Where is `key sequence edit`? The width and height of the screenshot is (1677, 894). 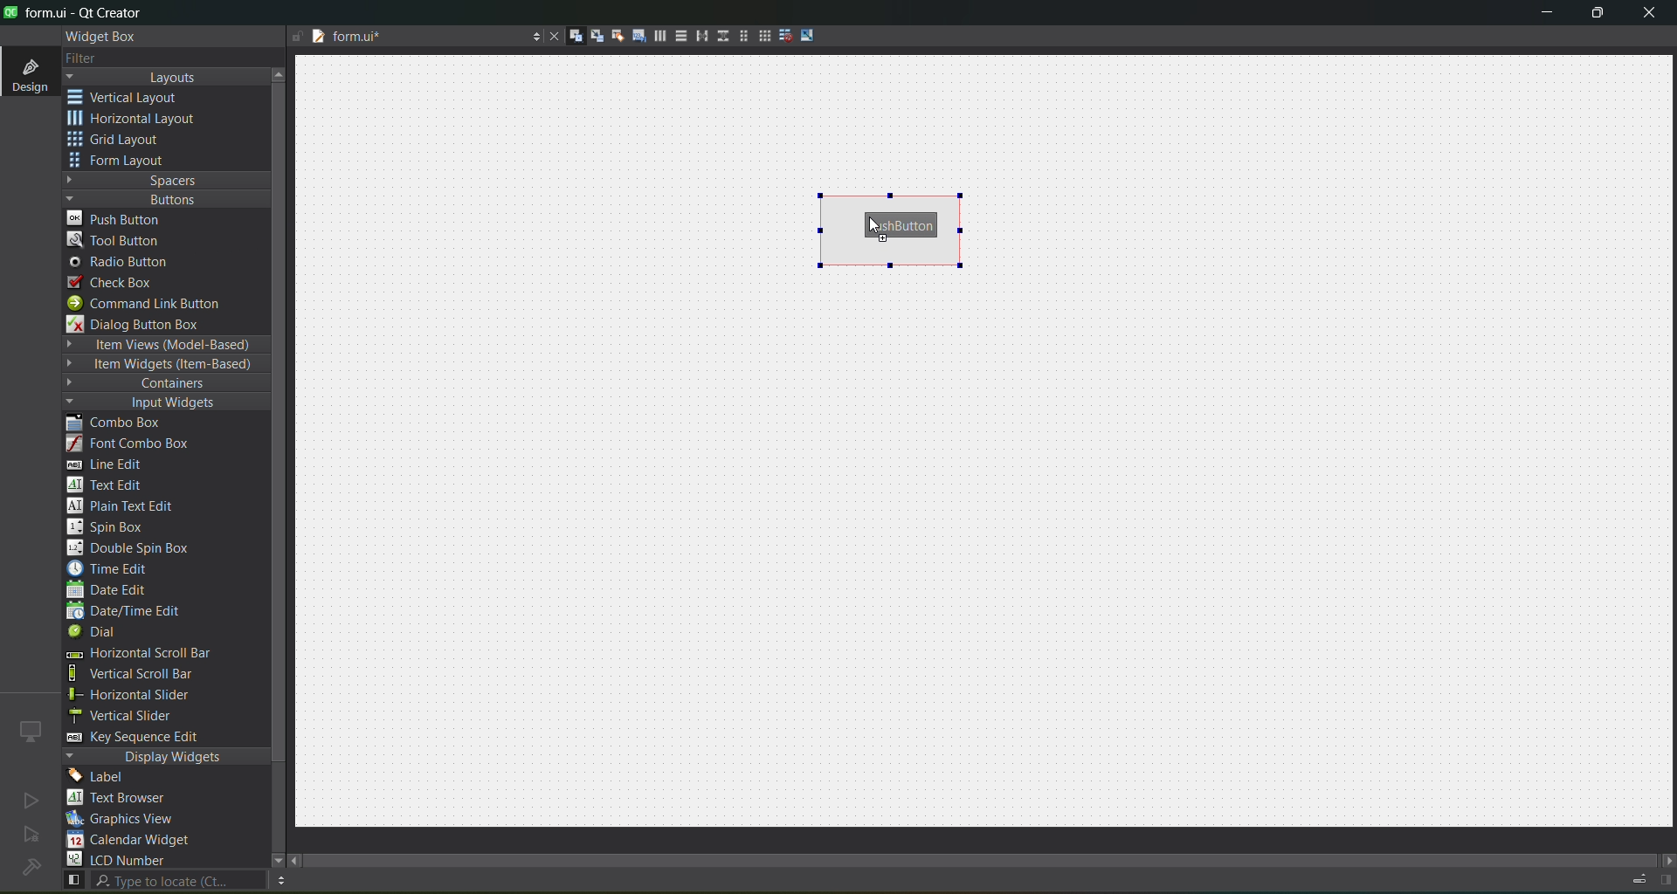
key sequence edit is located at coordinates (145, 738).